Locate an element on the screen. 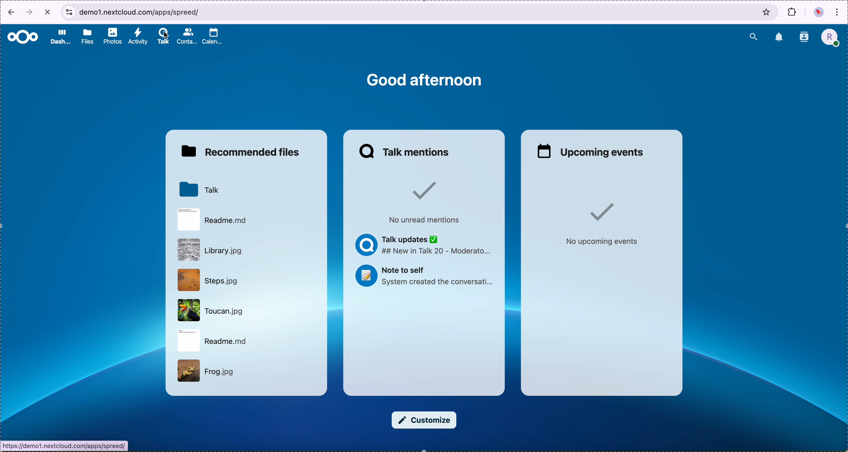  activity is located at coordinates (138, 36).